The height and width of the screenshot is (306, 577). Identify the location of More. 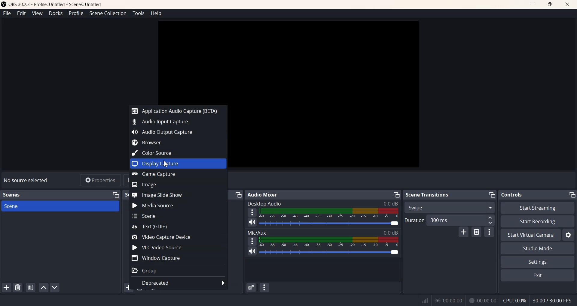
(252, 212).